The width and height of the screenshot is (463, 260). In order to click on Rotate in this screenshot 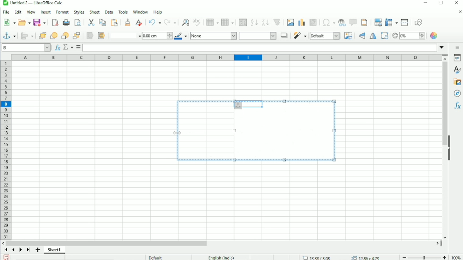, I will do `click(384, 36)`.